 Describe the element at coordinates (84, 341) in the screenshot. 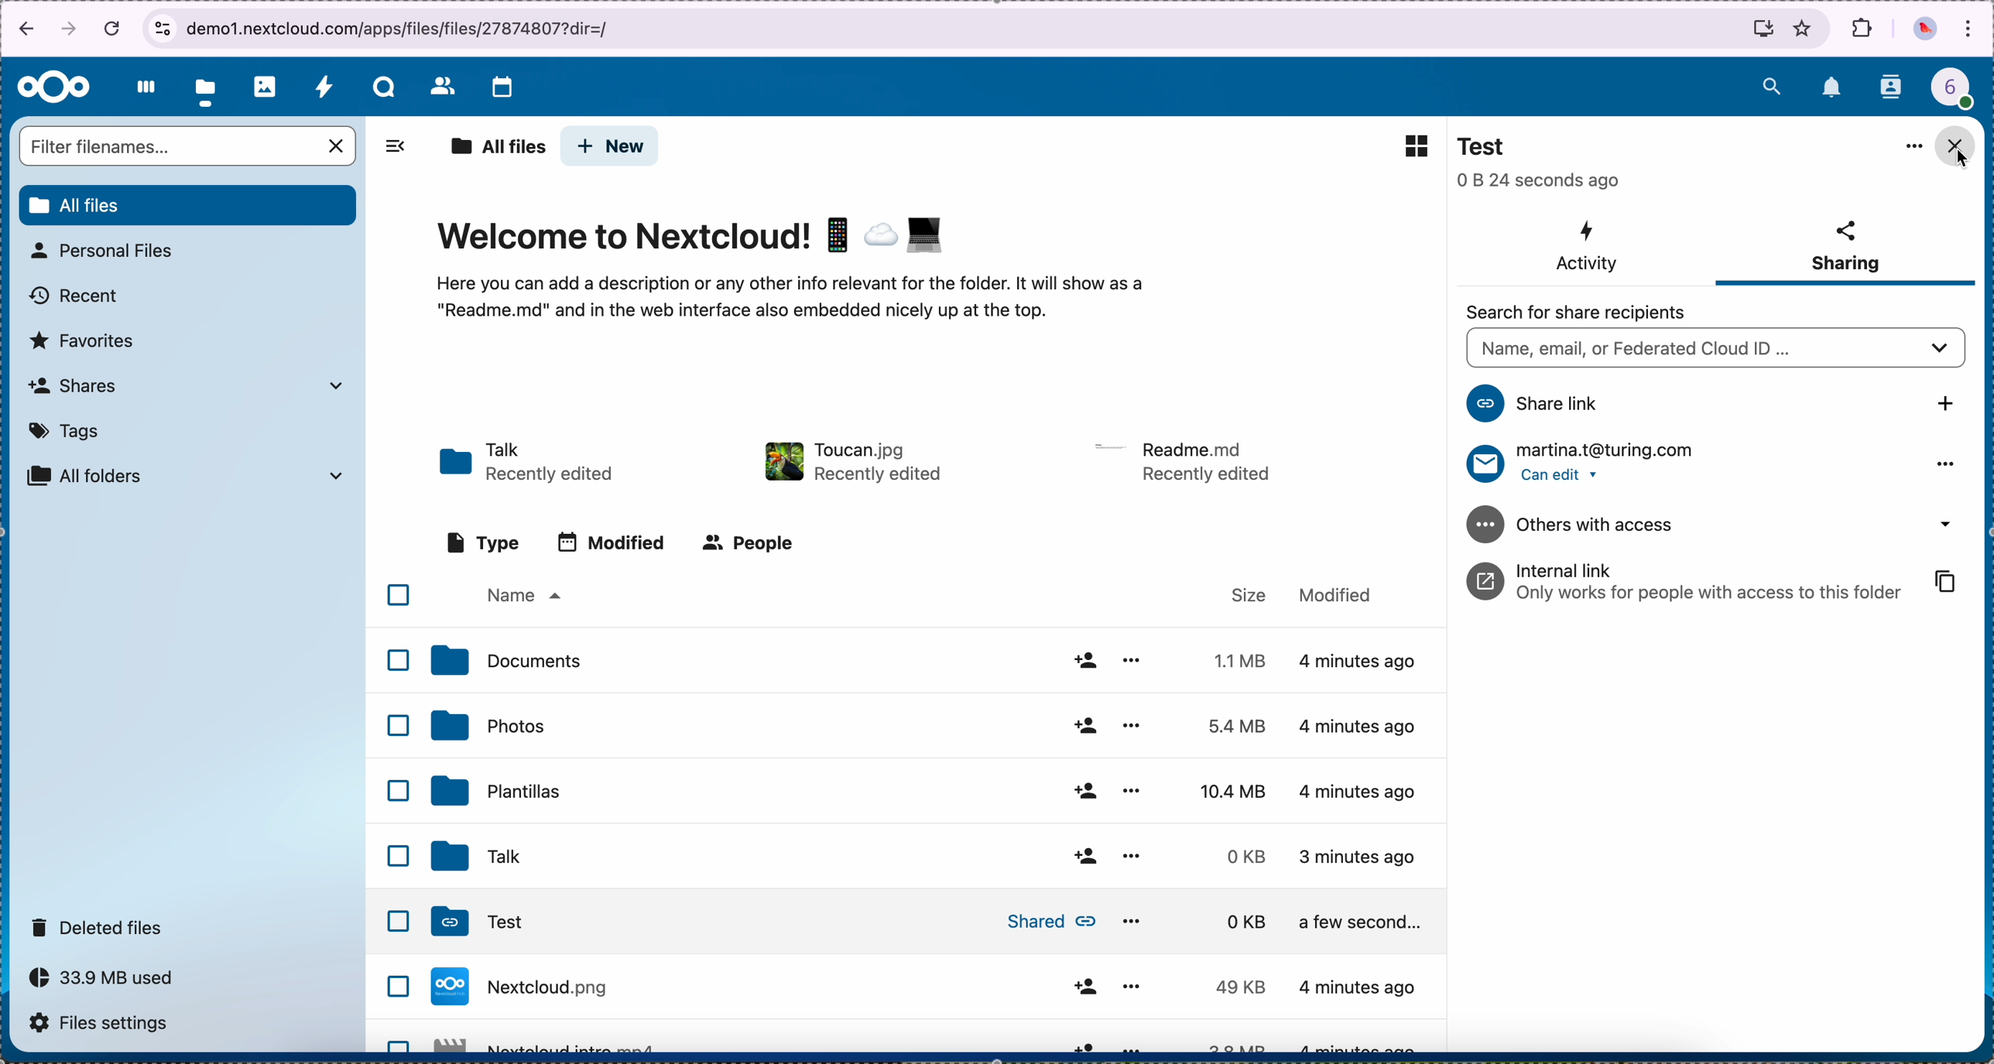

I see `favorites` at that location.